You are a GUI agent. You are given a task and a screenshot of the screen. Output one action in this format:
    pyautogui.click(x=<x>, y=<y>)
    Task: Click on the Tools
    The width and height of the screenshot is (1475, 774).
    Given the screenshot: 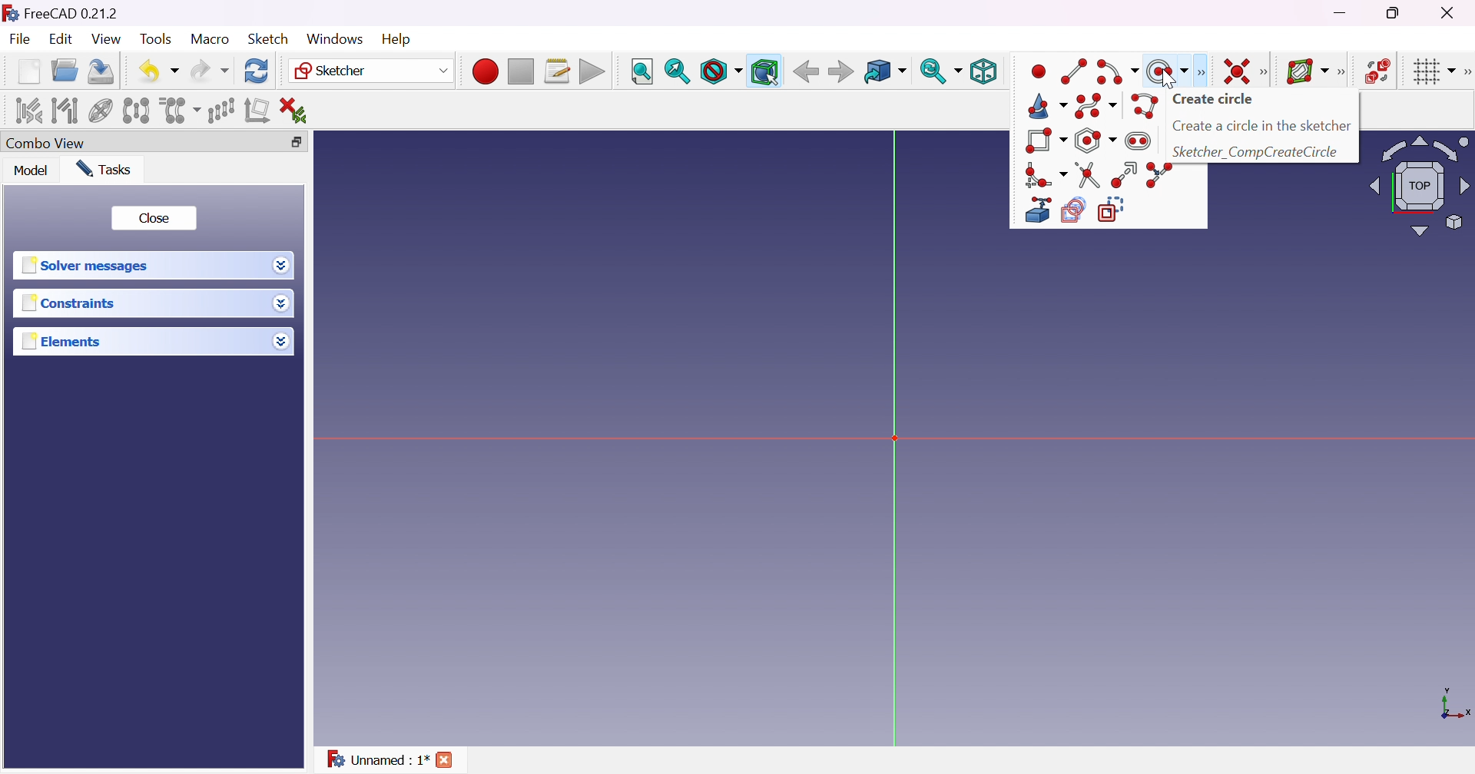 What is the action you would take?
    pyautogui.click(x=157, y=40)
    